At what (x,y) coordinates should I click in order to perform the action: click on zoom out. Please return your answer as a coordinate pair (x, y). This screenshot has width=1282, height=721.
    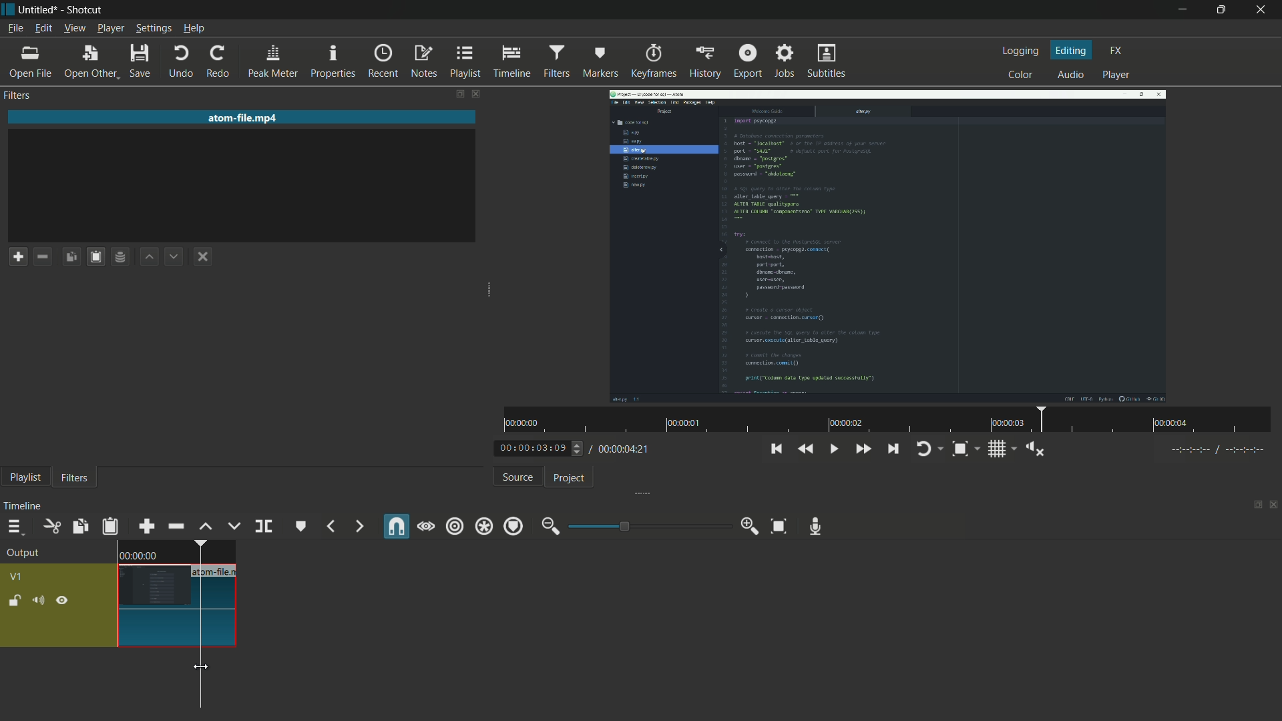
    Looking at the image, I should click on (550, 524).